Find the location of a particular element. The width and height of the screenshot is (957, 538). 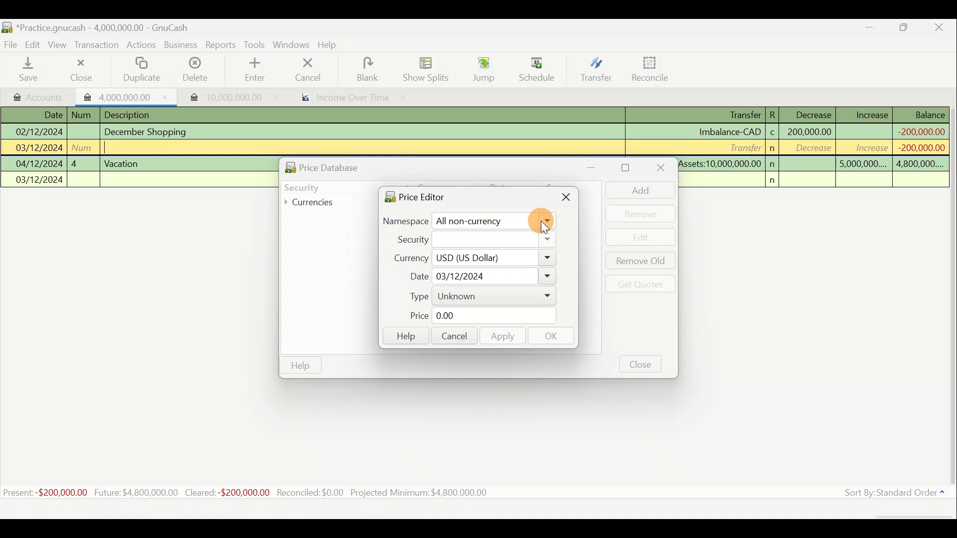

income over time is located at coordinates (352, 98).